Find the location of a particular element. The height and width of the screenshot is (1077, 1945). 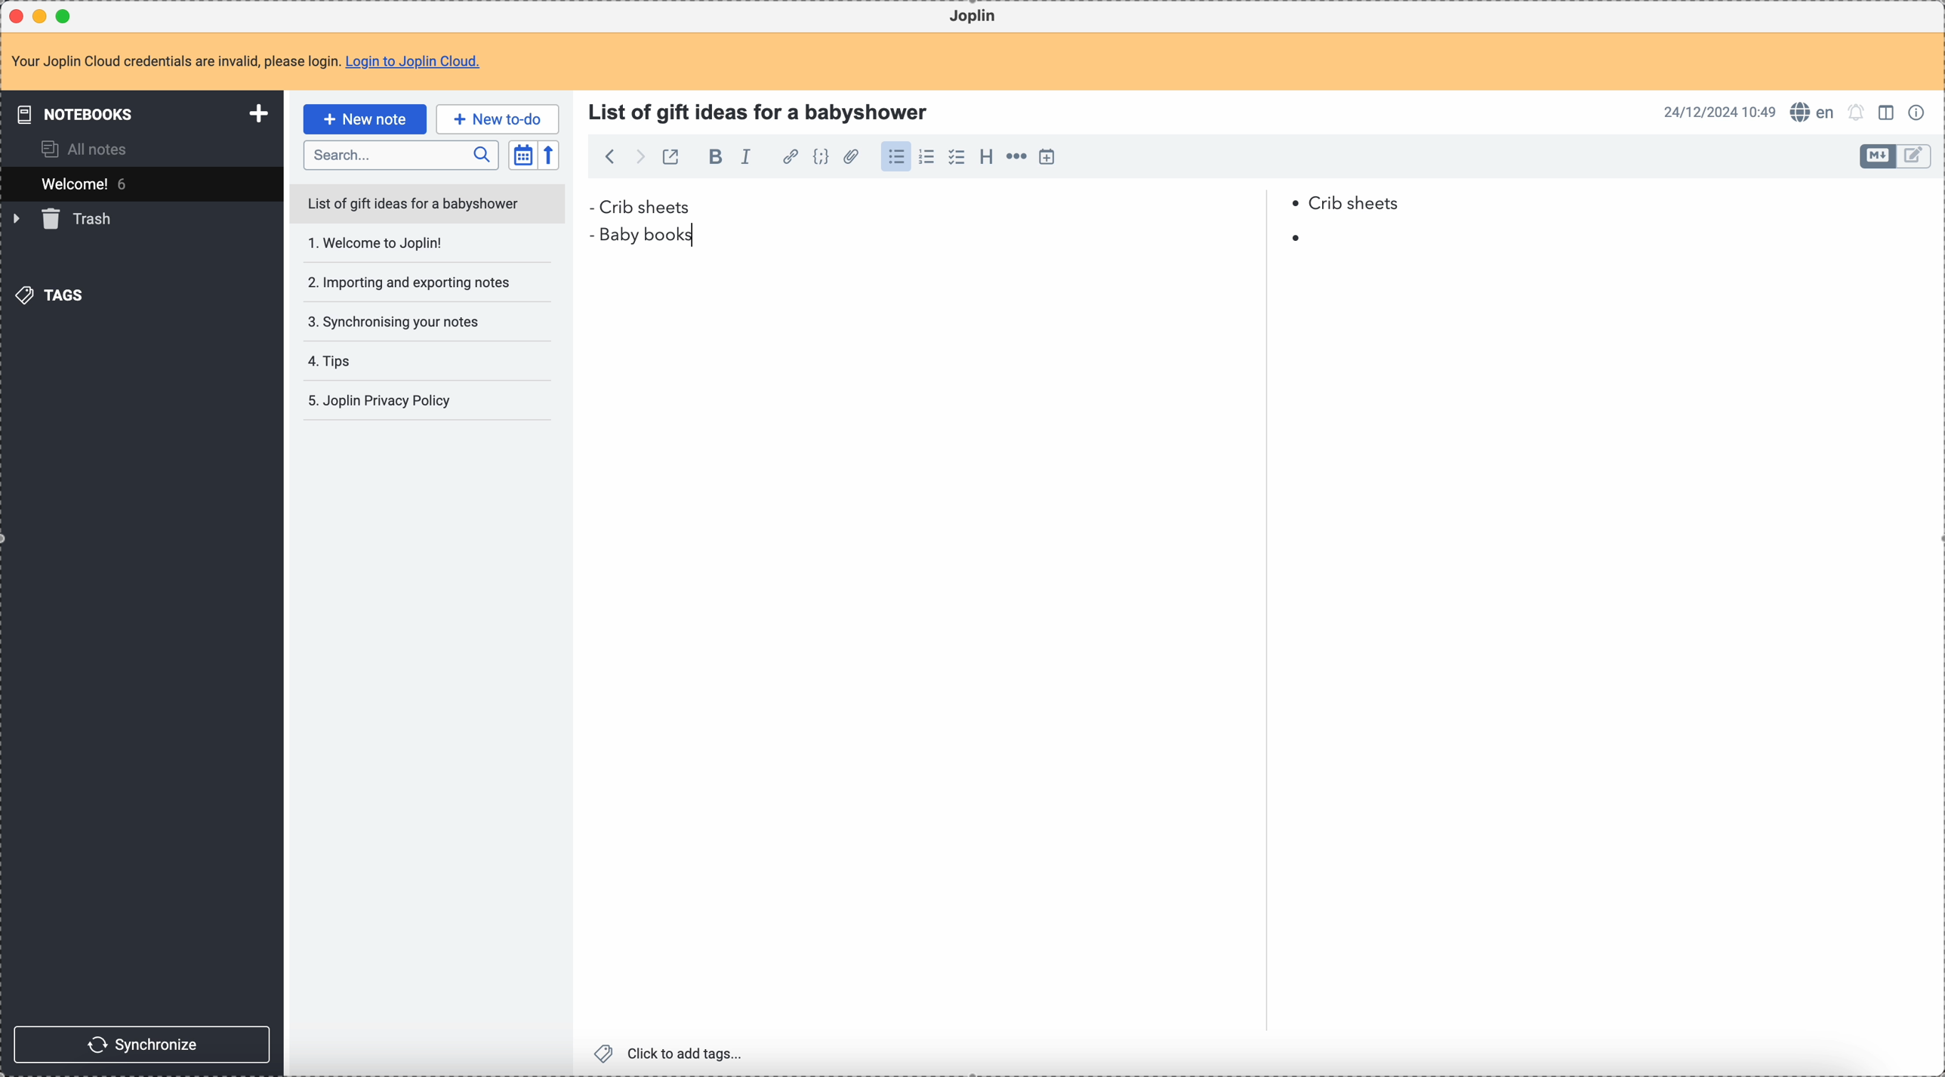

tags is located at coordinates (49, 296).